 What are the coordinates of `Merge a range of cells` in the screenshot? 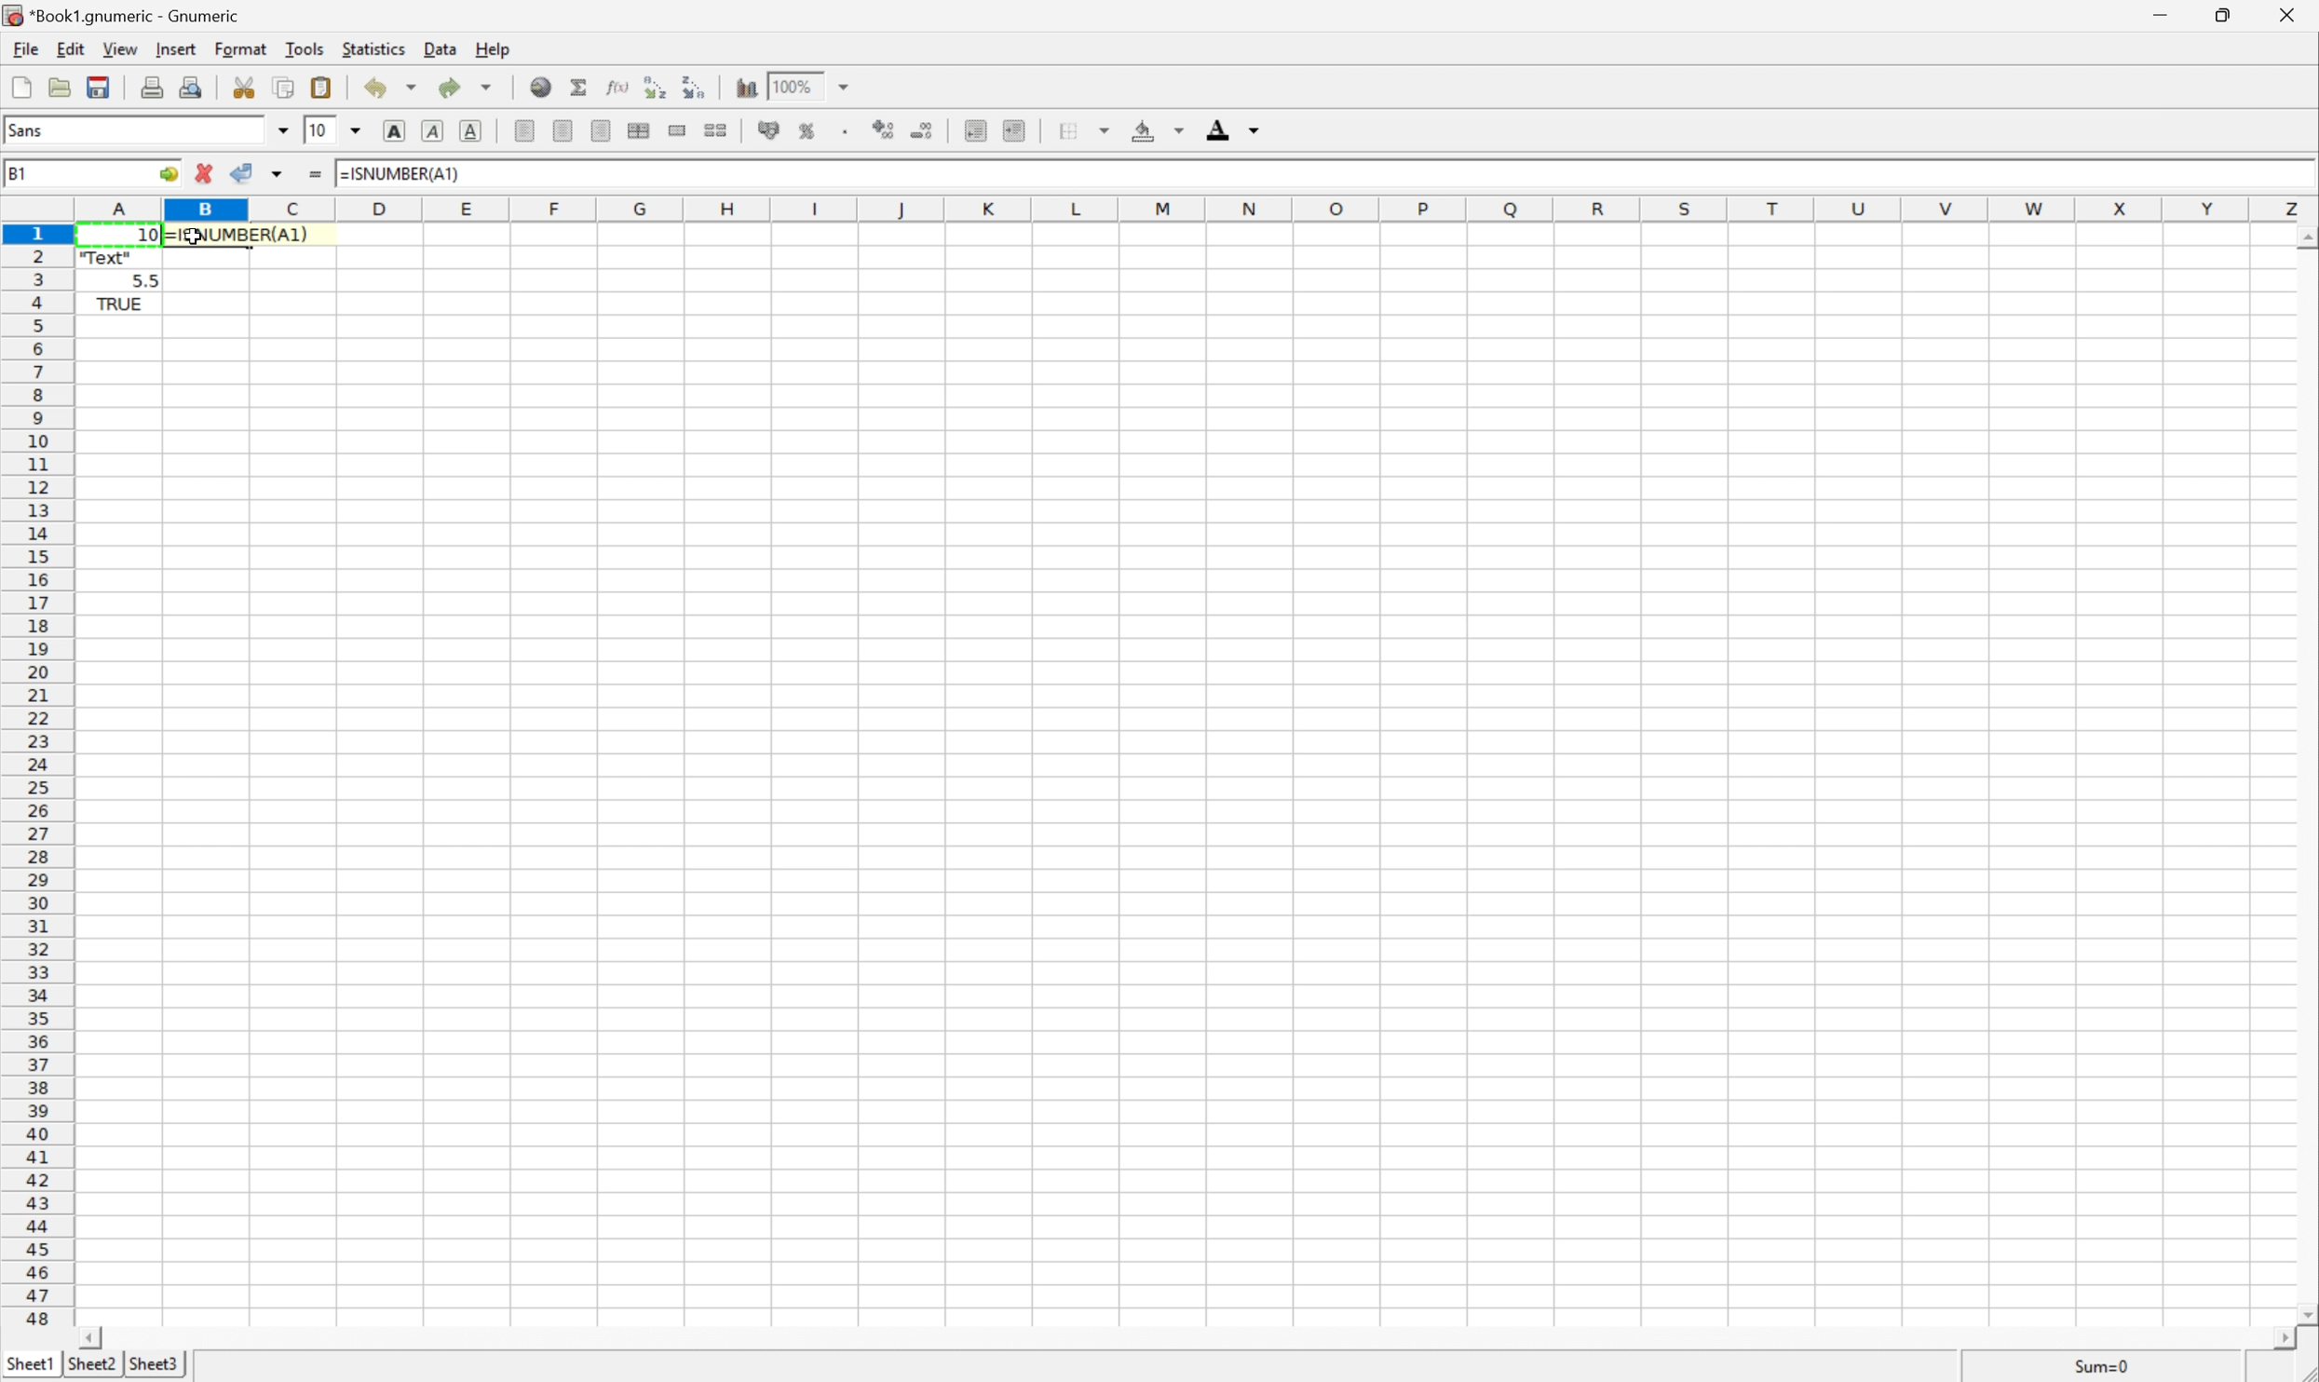 It's located at (679, 129).